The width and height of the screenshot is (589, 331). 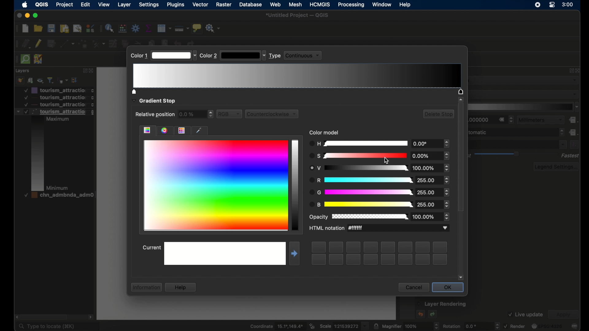 I want to click on save edits, so click(x=51, y=44).